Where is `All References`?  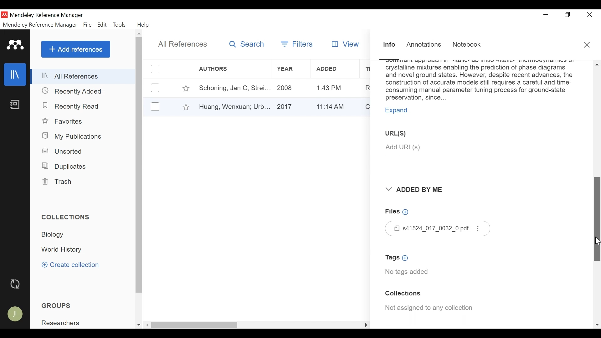
All References is located at coordinates (182, 45).